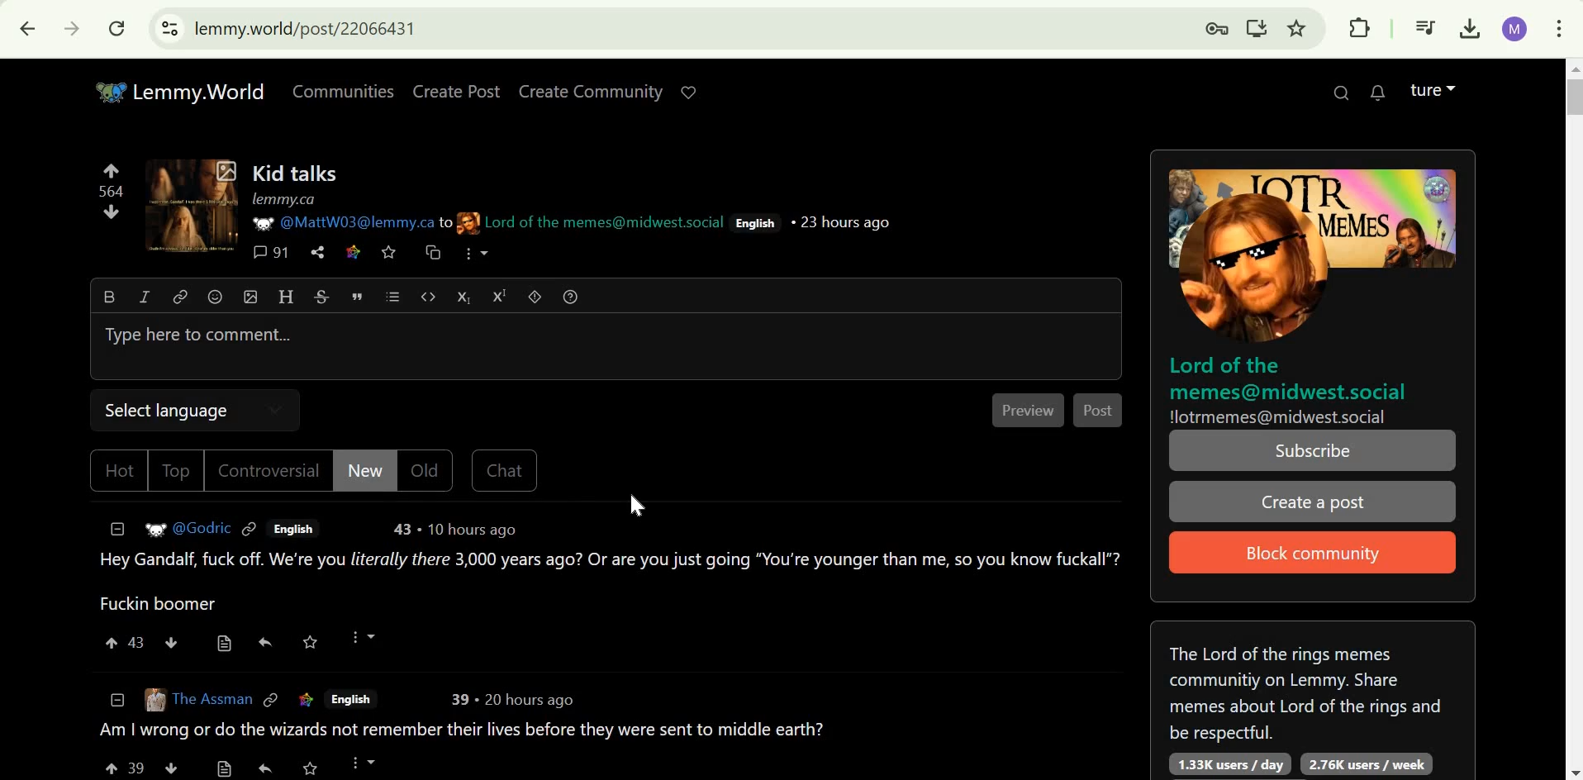  What do you see at coordinates (153, 527) in the screenshot?
I see `picture` at bounding box center [153, 527].